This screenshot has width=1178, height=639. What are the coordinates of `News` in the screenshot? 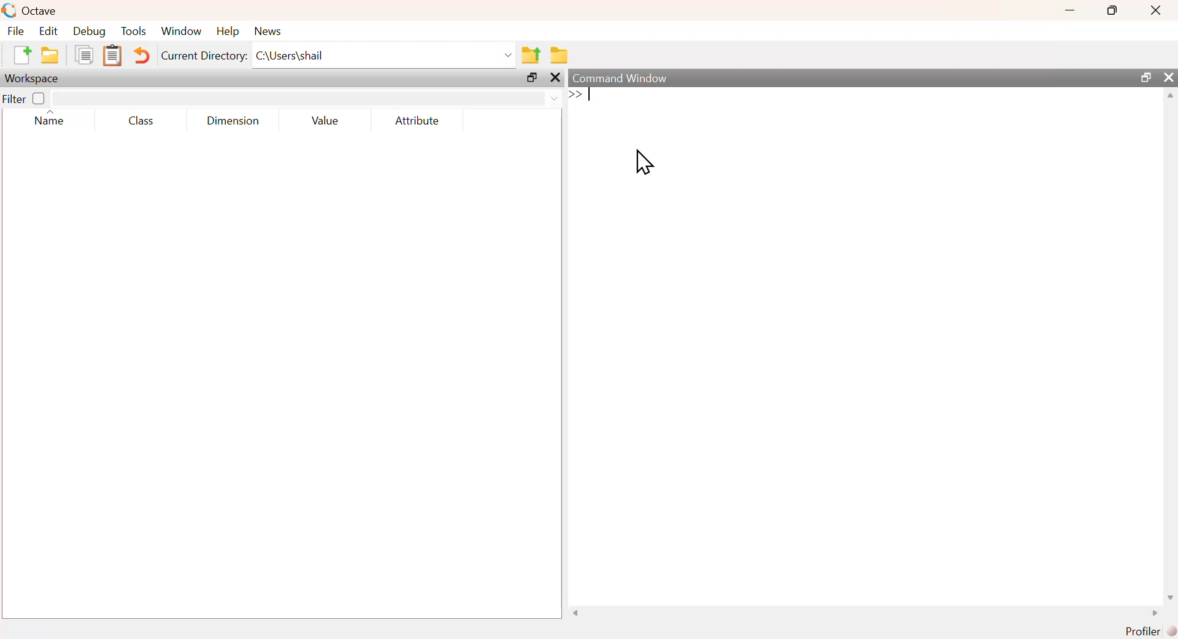 It's located at (269, 31).